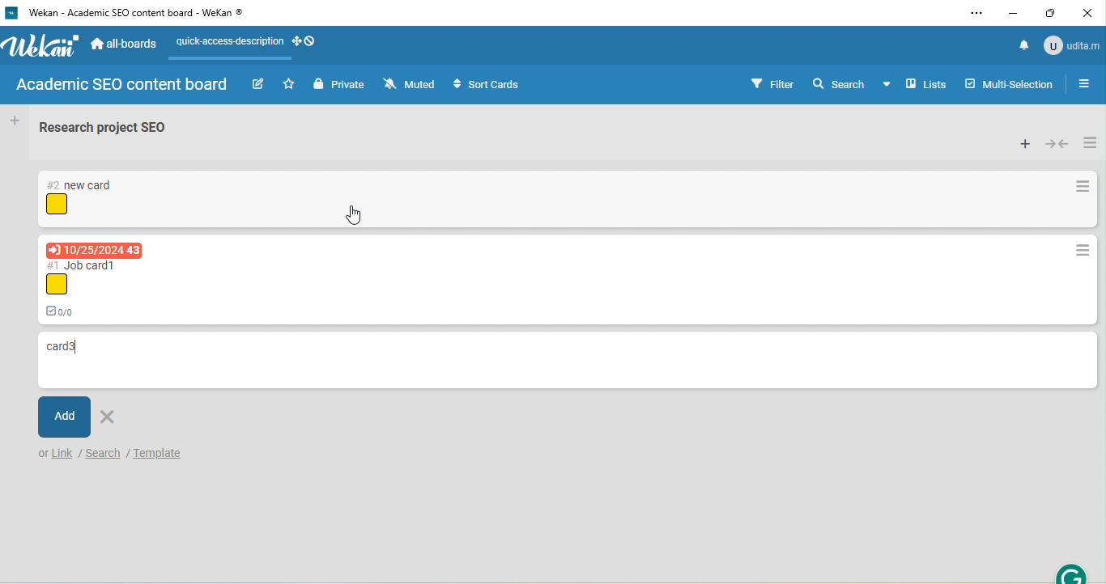  Describe the element at coordinates (94, 249) in the screenshot. I see `due date` at that location.